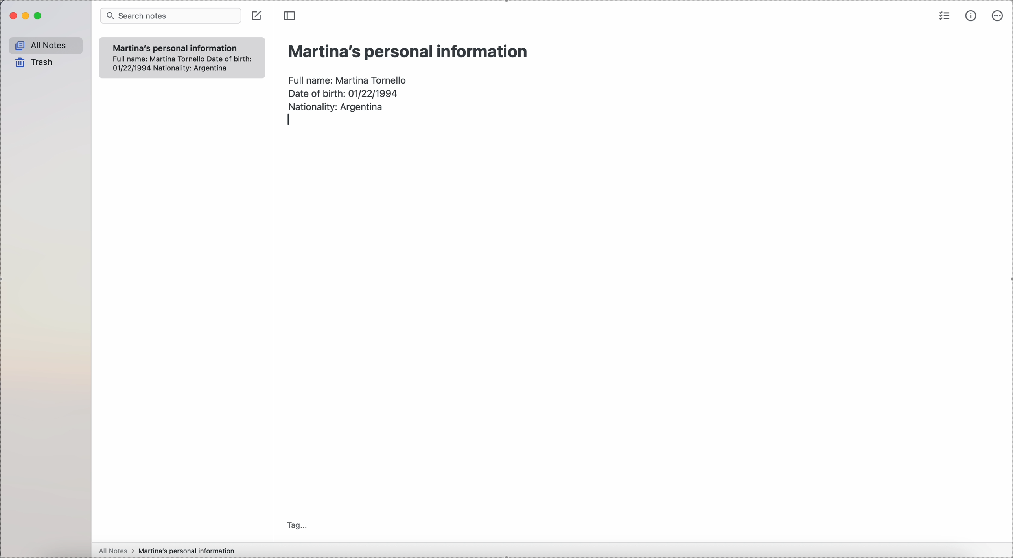  I want to click on maximize Simplenote, so click(39, 16).